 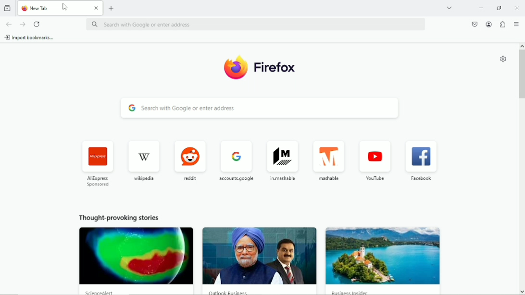 I want to click on Extensions, so click(x=502, y=25).